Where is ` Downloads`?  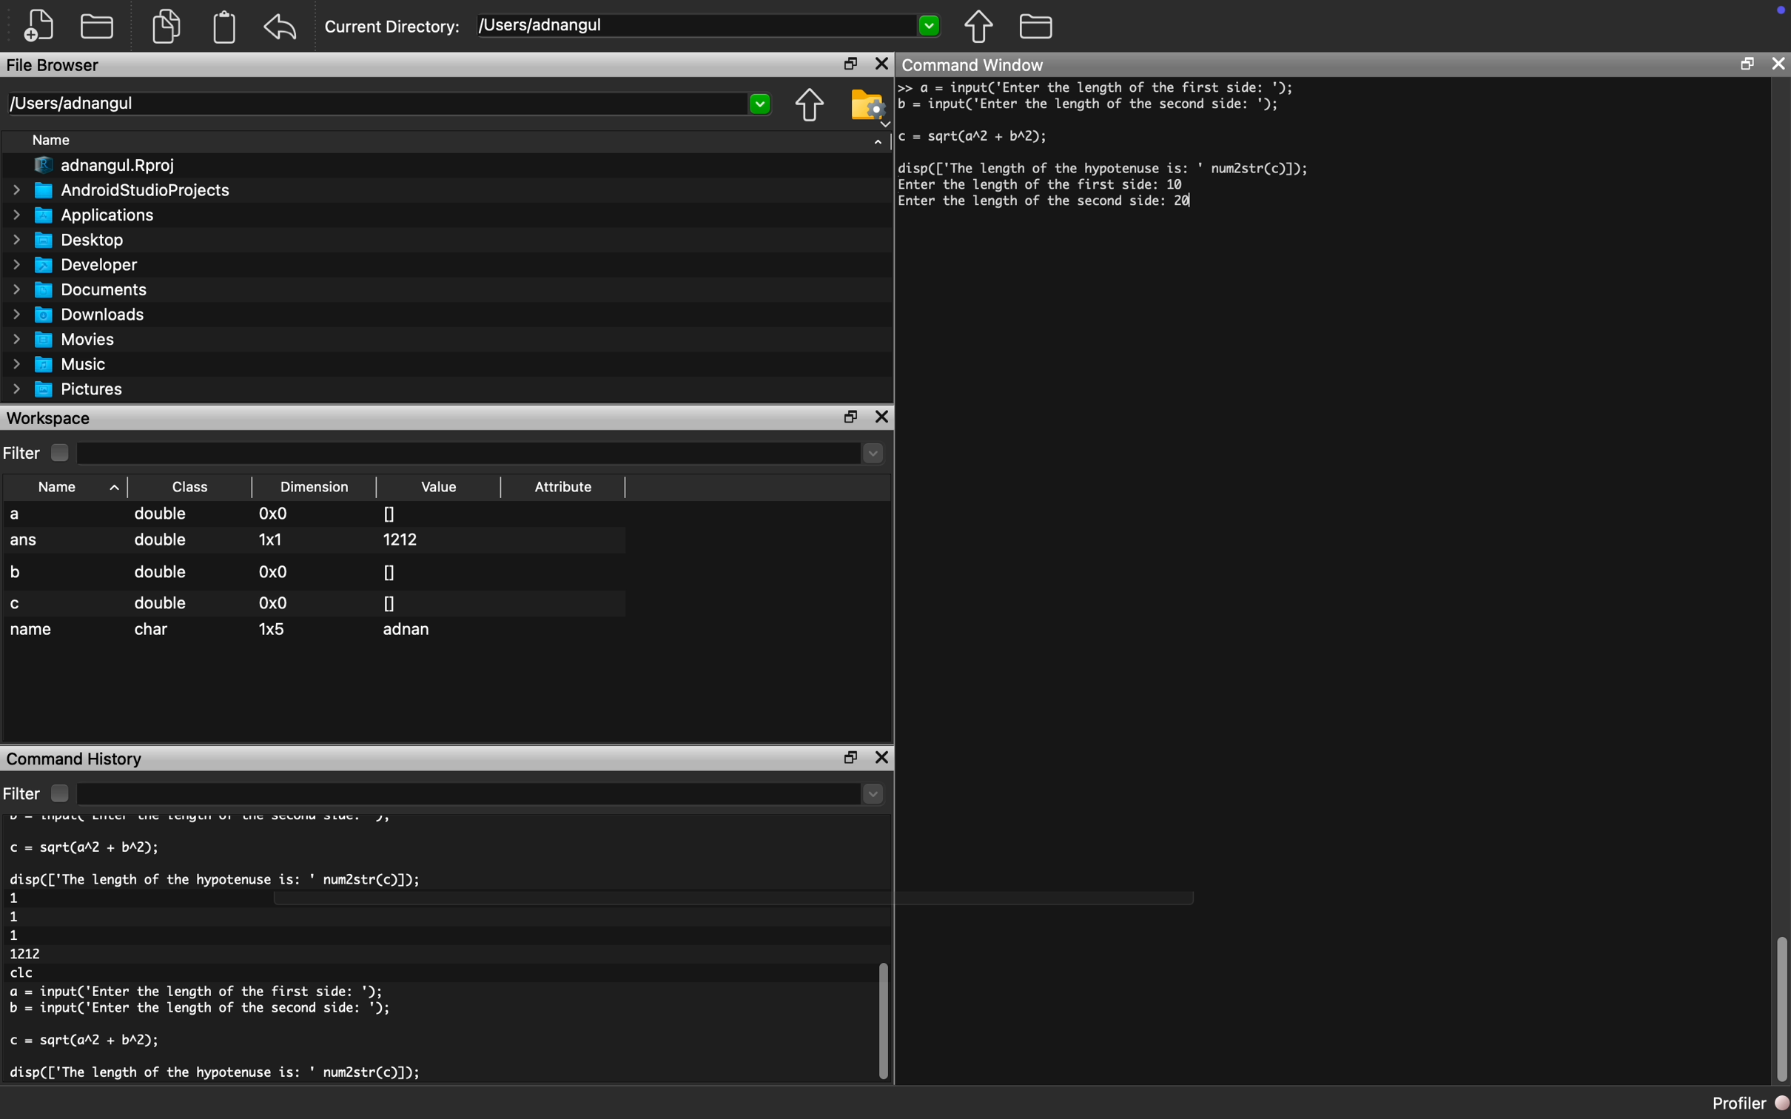
 Downloads is located at coordinates (86, 313).